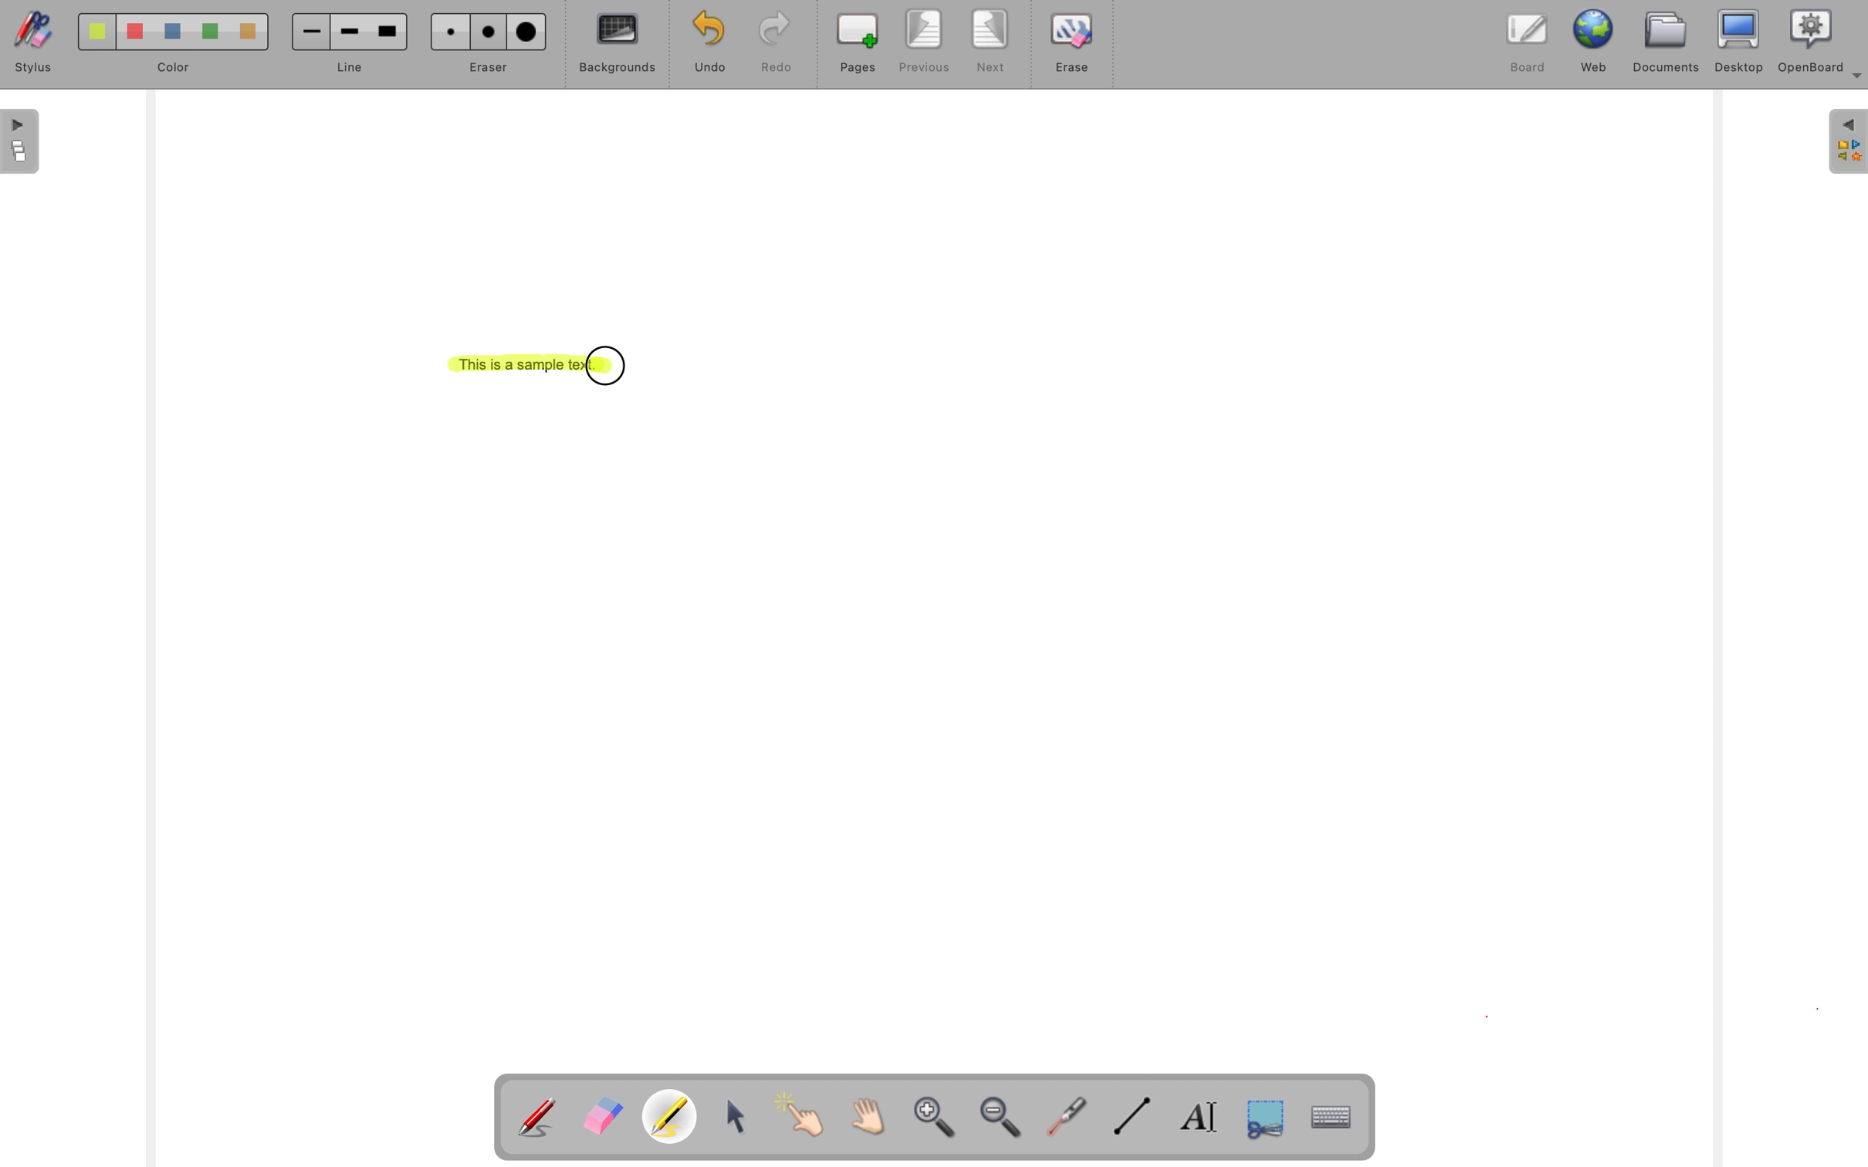  What do you see at coordinates (1264, 1118) in the screenshot?
I see `capture part of the screen` at bounding box center [1264, 1118].